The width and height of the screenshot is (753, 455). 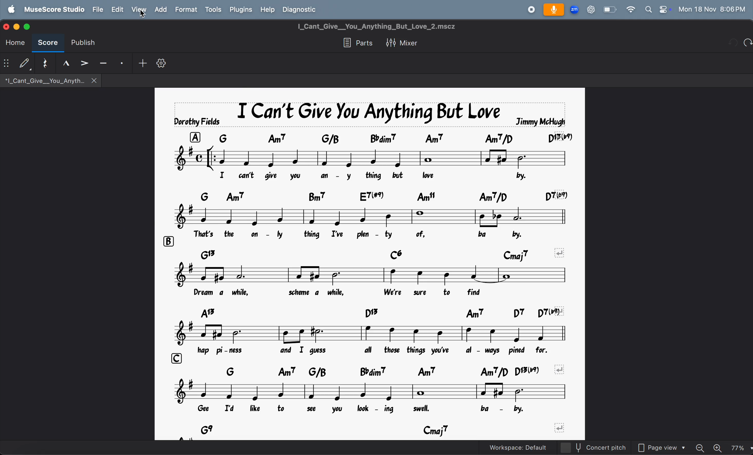 What do you see at coordinates (747, 44) in the screenshot?
I see `undo` at bounding box center [747, 44].